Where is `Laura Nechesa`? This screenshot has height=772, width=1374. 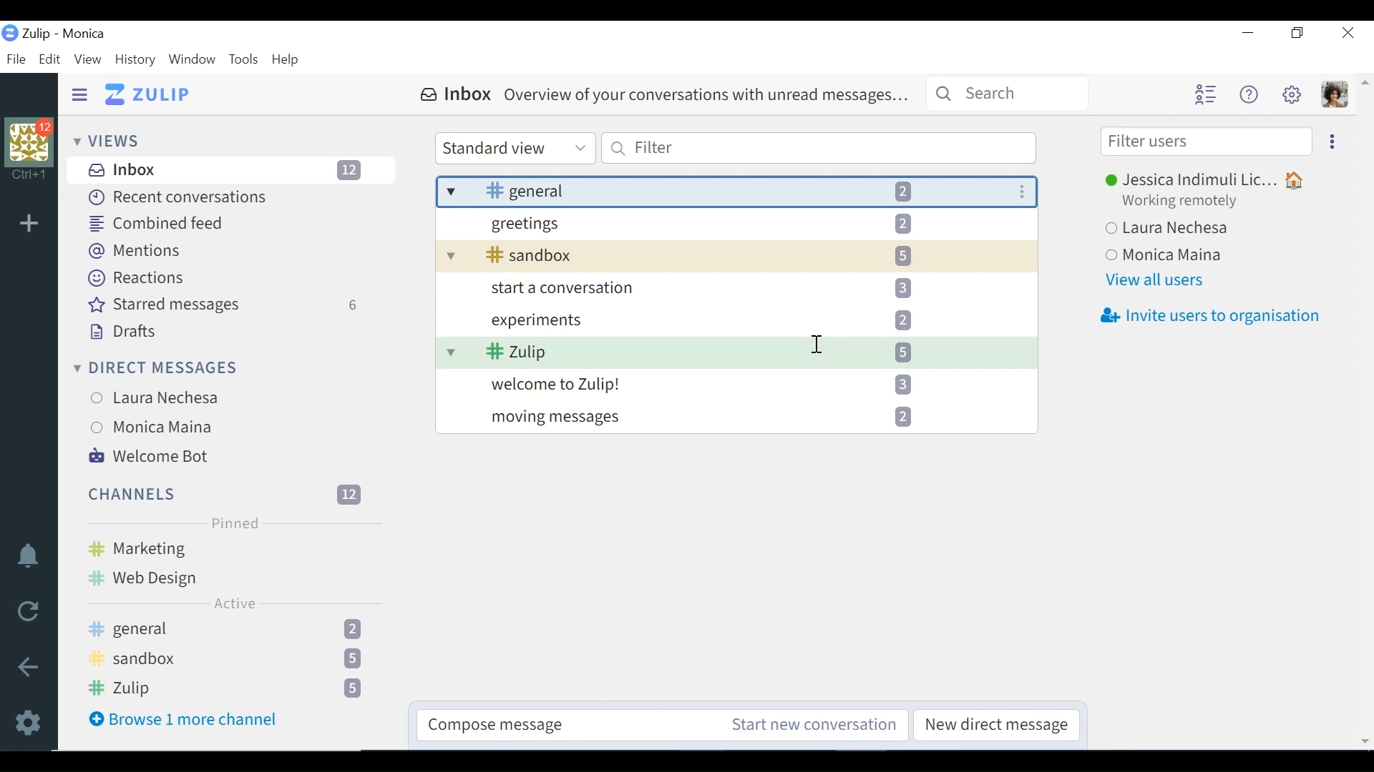 Laura Nechesa is located at coordinates (155, 398).